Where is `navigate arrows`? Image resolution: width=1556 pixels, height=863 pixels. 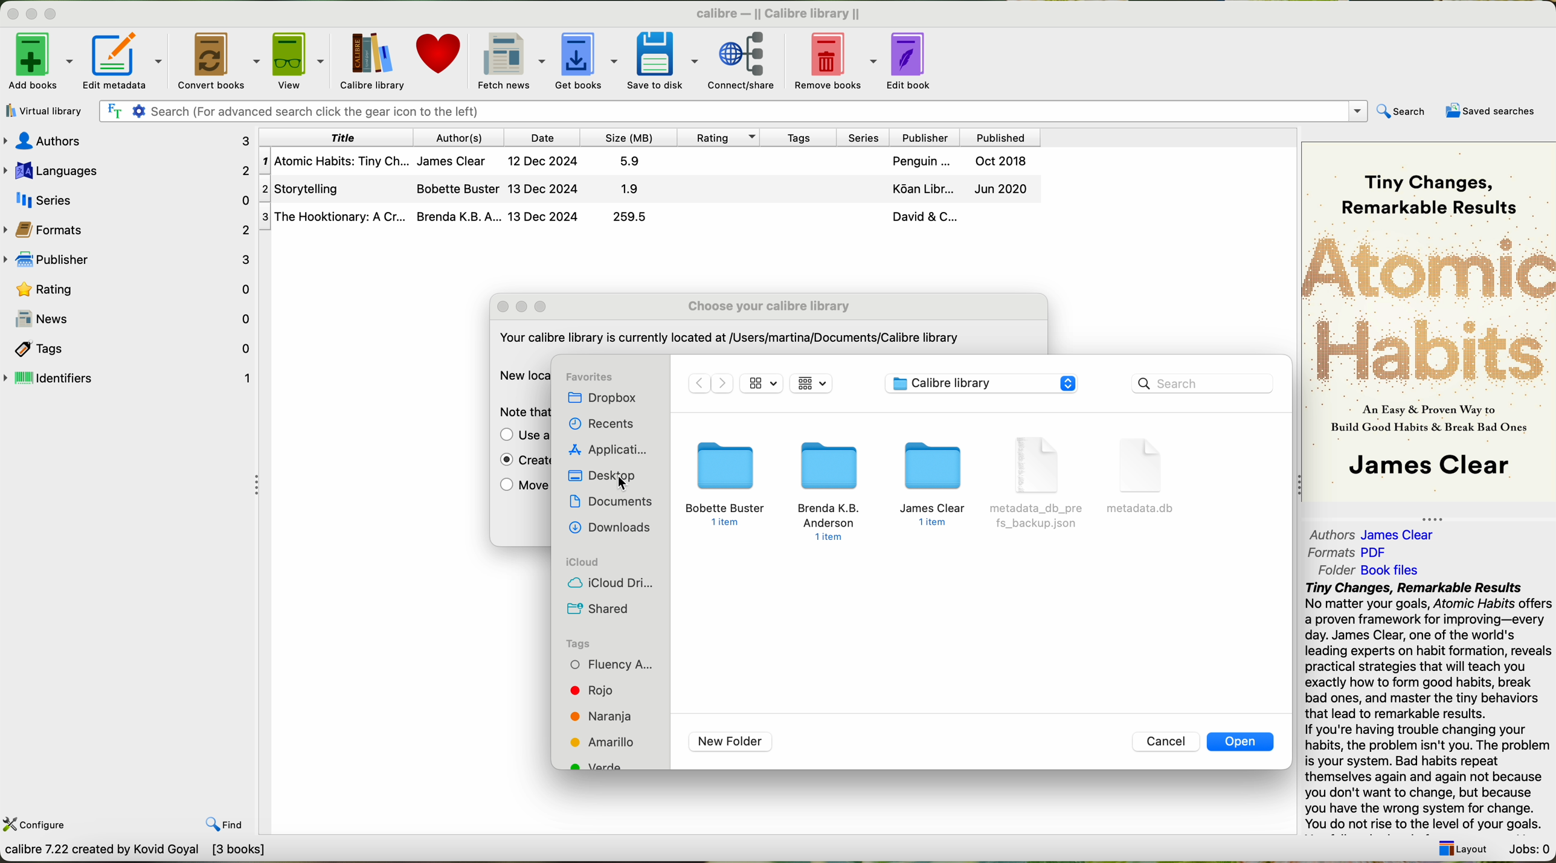
navigate arrows is located at coordinates (709, 383).